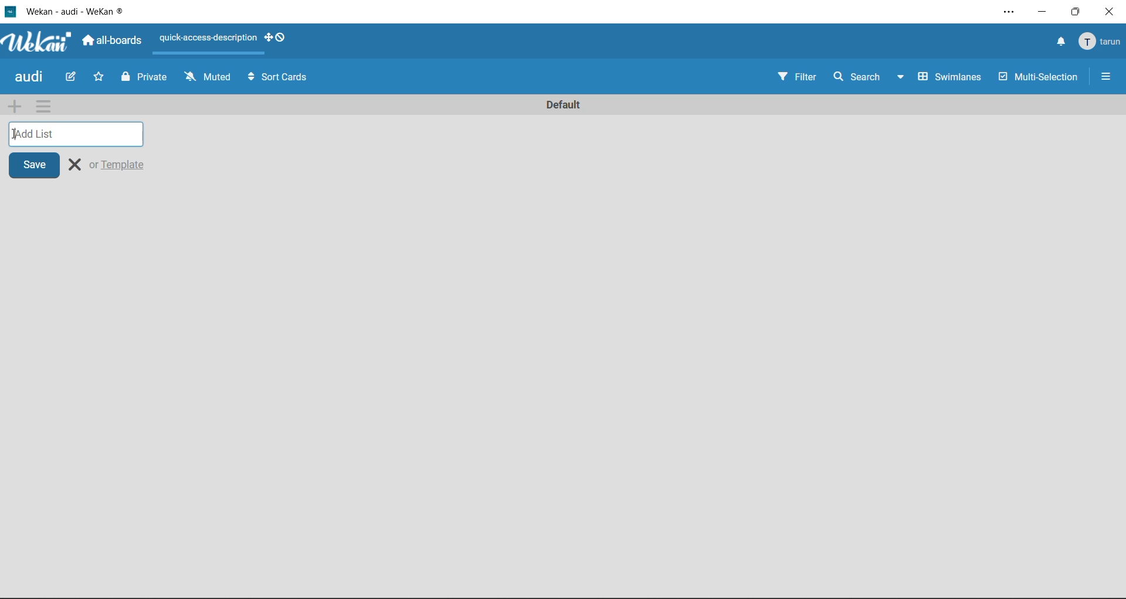 Image resolution: width=1126 pixels, height=599 pixels. Describe the element at coordinates (17, 134) in the screenshot. I see `cursor` at that location.